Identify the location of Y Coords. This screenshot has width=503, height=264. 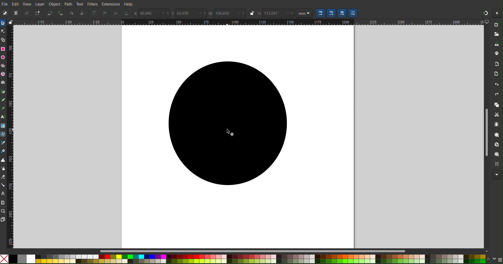
(174, 13).